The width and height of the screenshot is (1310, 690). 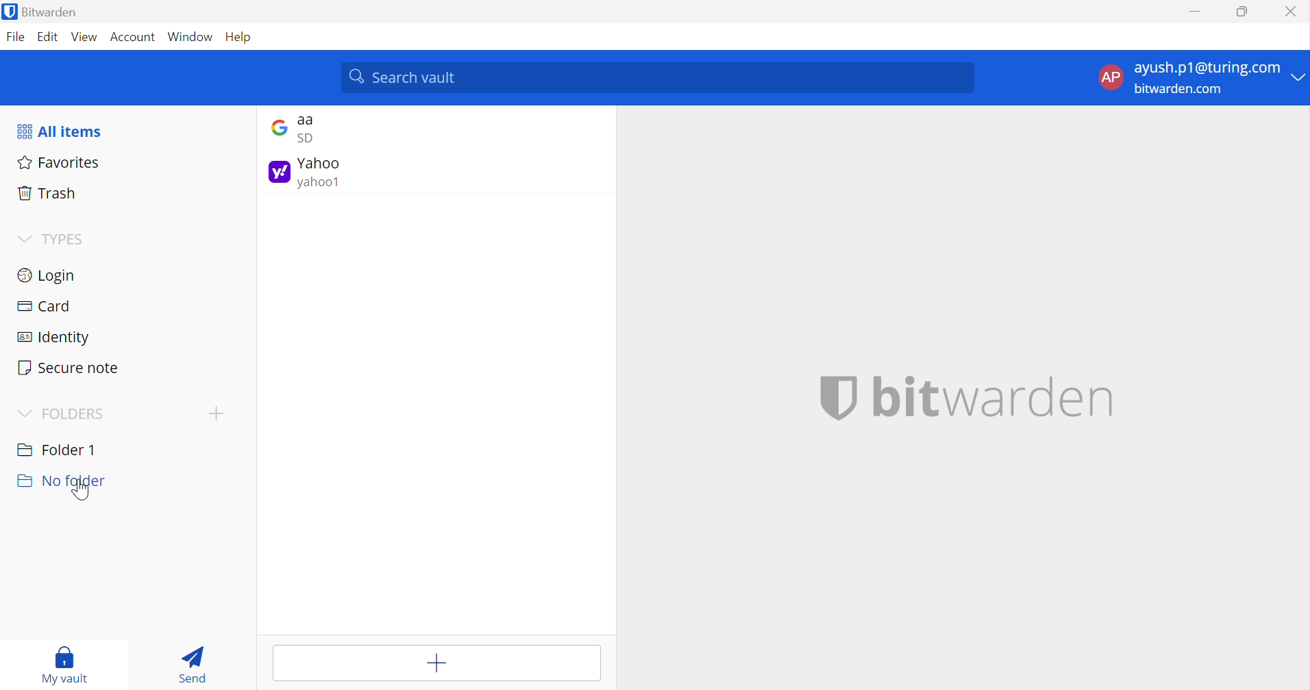 I want to click on google login entry, so click(x=419, y=127).